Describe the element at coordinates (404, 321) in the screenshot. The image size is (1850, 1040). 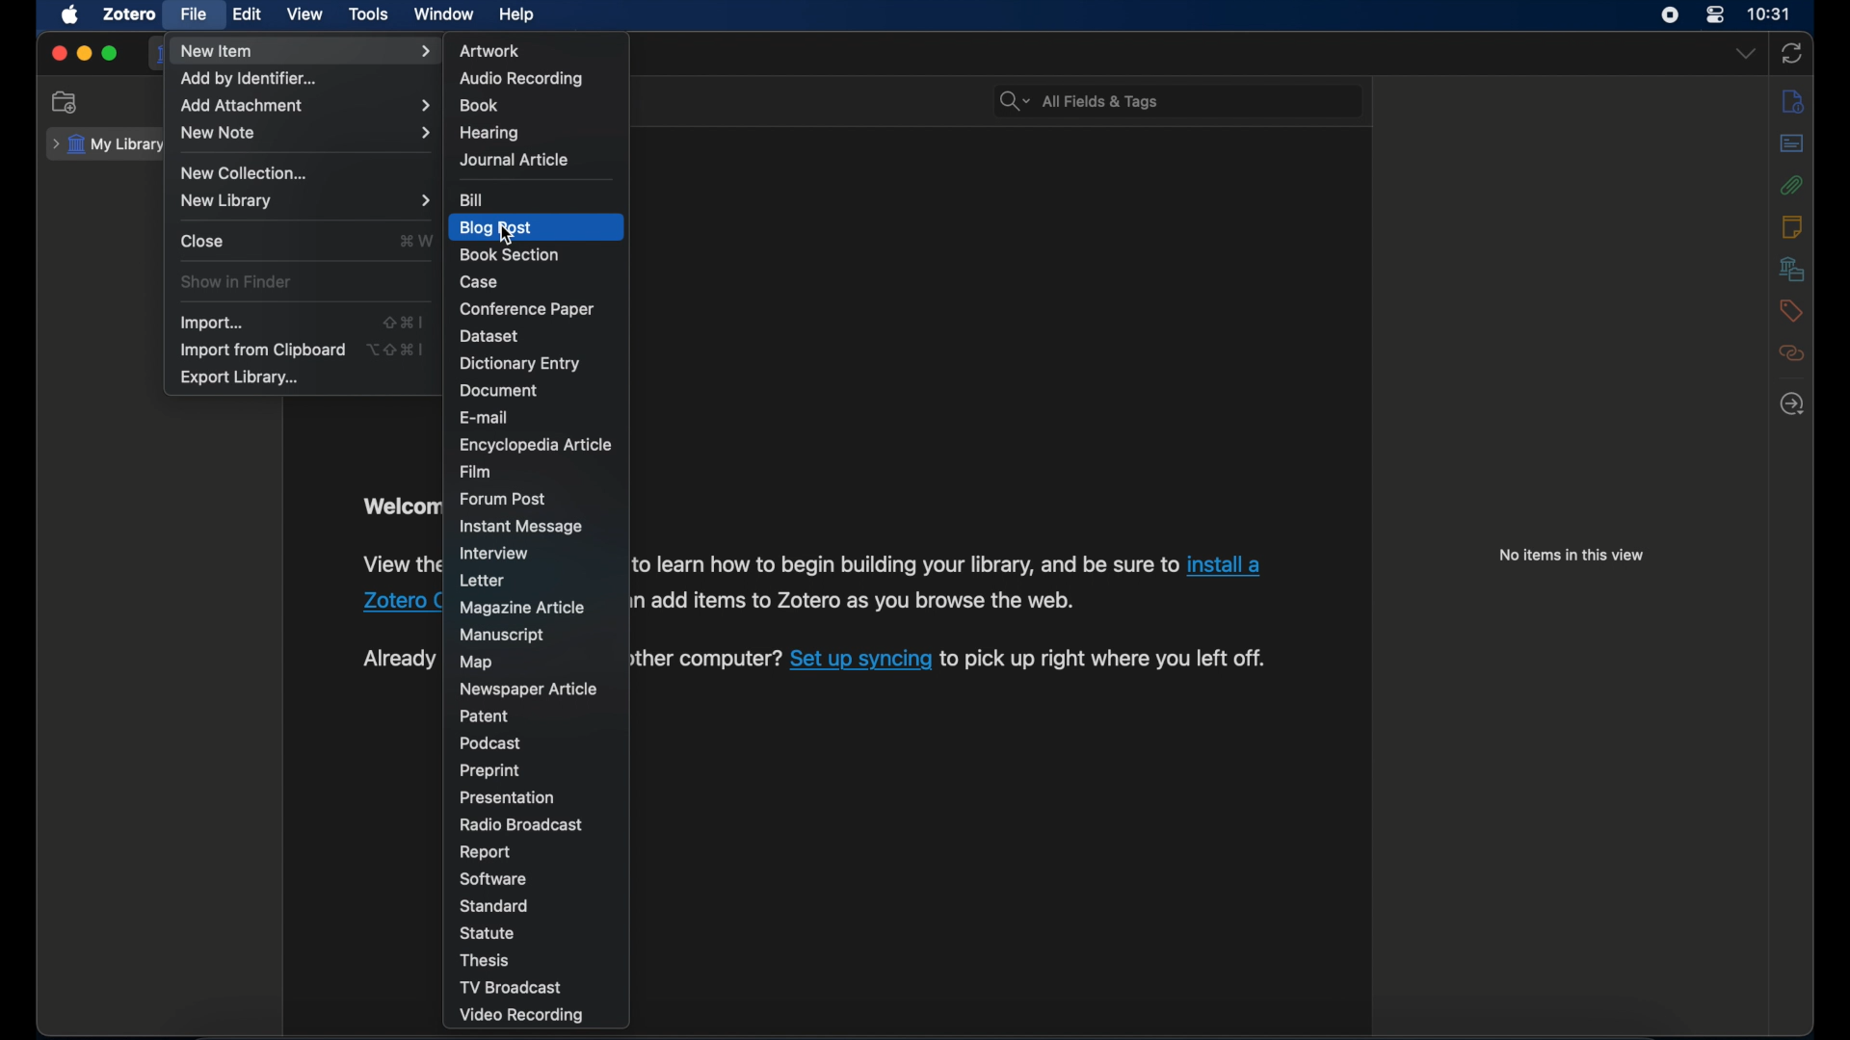
I see `import` at that location.